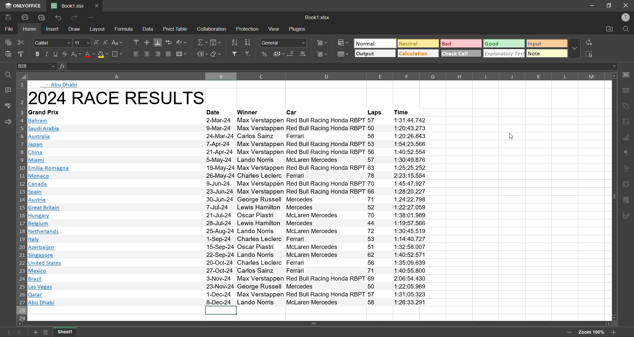 This screenshot has width=634, height=337. What do you see at coordinates (22, 54) in the screenshot?
I see `copy style` at bounding box center [22, 54].